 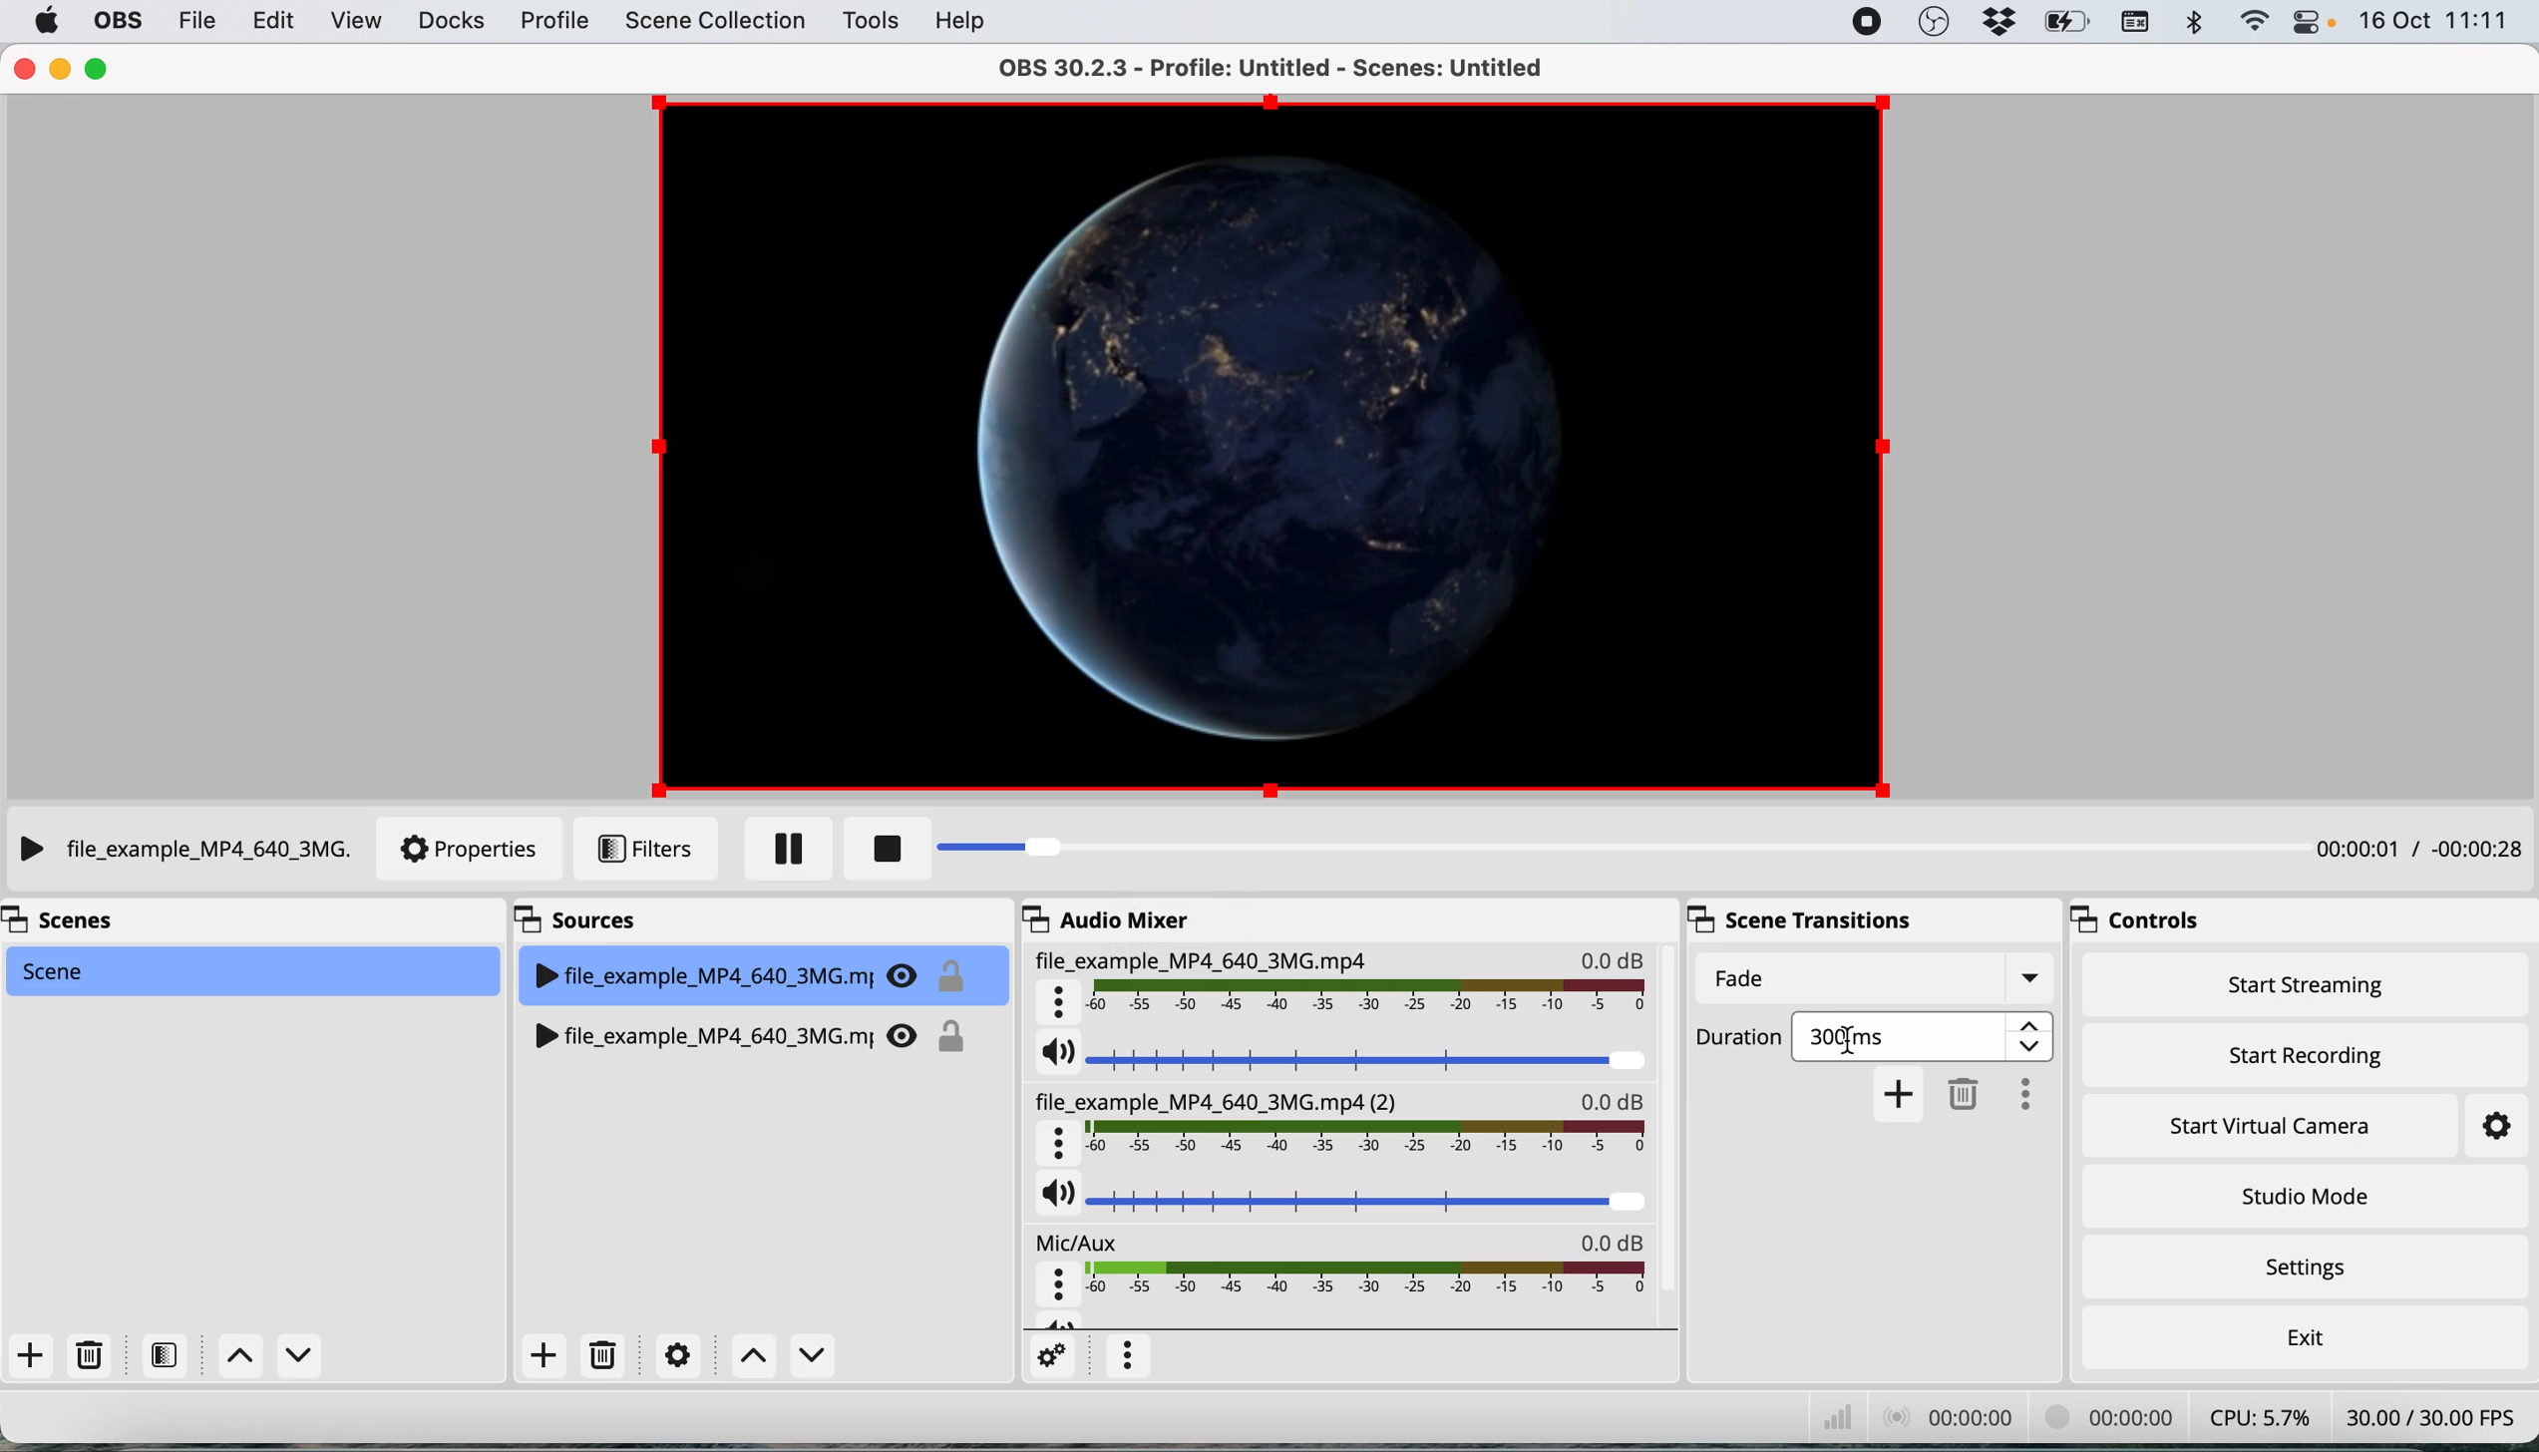 I want to click on scenes, so click(x=91, y=923).